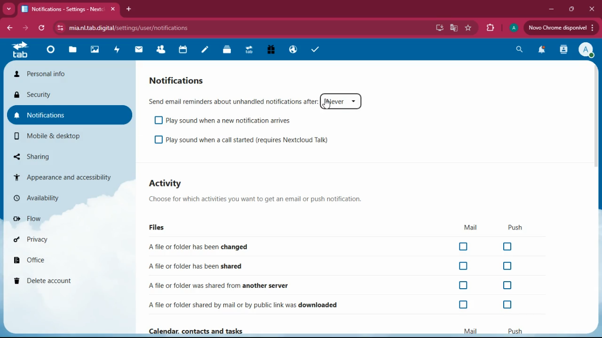  I want to click on never, so click(341, 102).